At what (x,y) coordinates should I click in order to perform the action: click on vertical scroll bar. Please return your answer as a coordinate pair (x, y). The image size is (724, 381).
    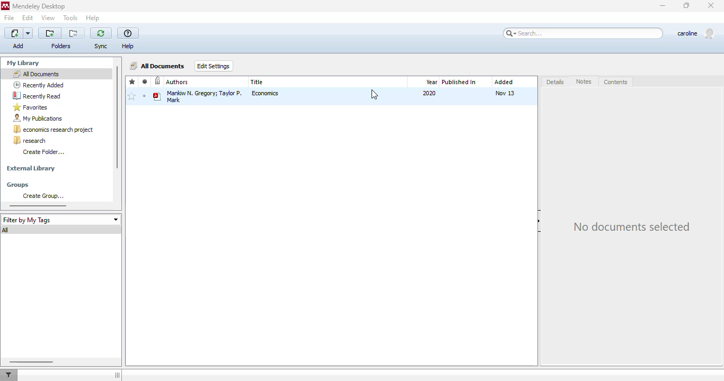
    Looking at the image, I should click on (117, 117).